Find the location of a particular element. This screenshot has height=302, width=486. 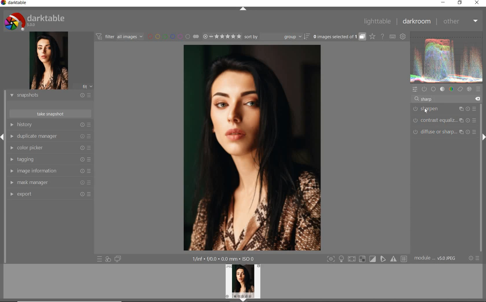

Preview Image is located at coordinates (243, 281).